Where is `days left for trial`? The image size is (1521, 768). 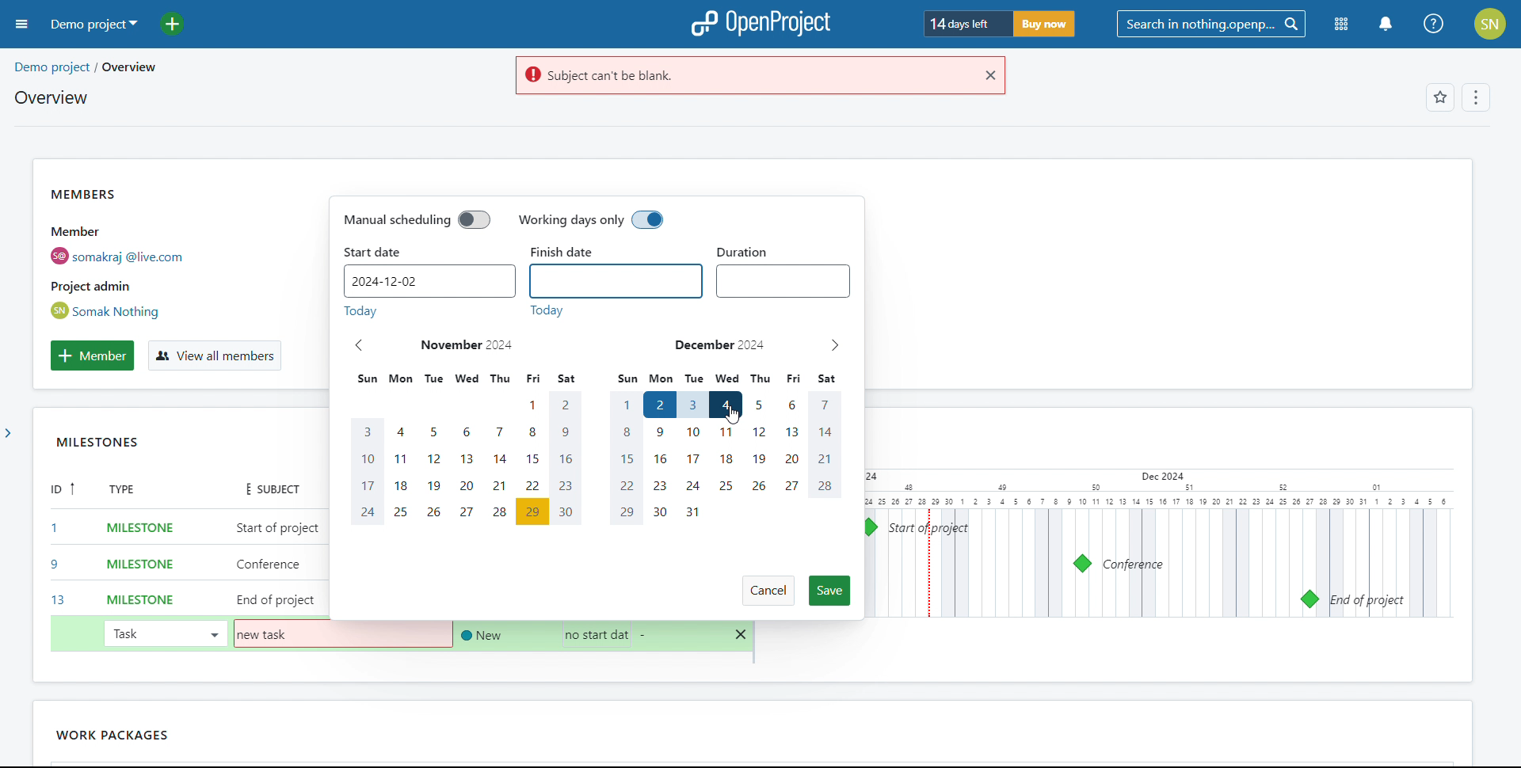 days left for trial is located at coordinates (965, 25).